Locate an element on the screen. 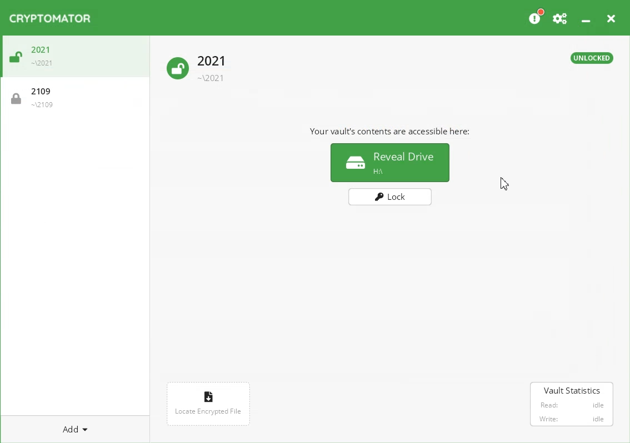 The width and height of the screenshot is (630, 443). Please consider donating is located at coordinates (536, 18).